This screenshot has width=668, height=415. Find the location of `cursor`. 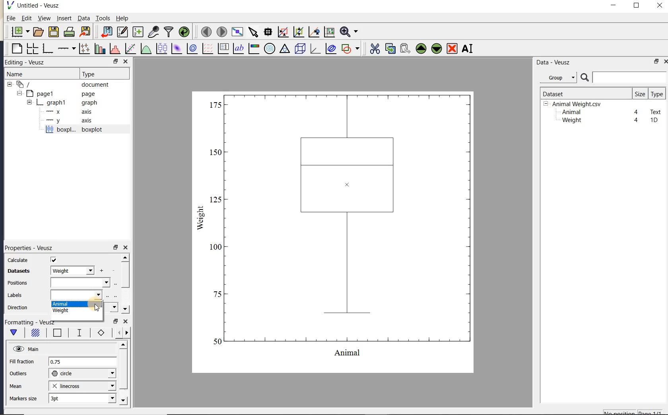

cursor is located at coordinates (98, 307).